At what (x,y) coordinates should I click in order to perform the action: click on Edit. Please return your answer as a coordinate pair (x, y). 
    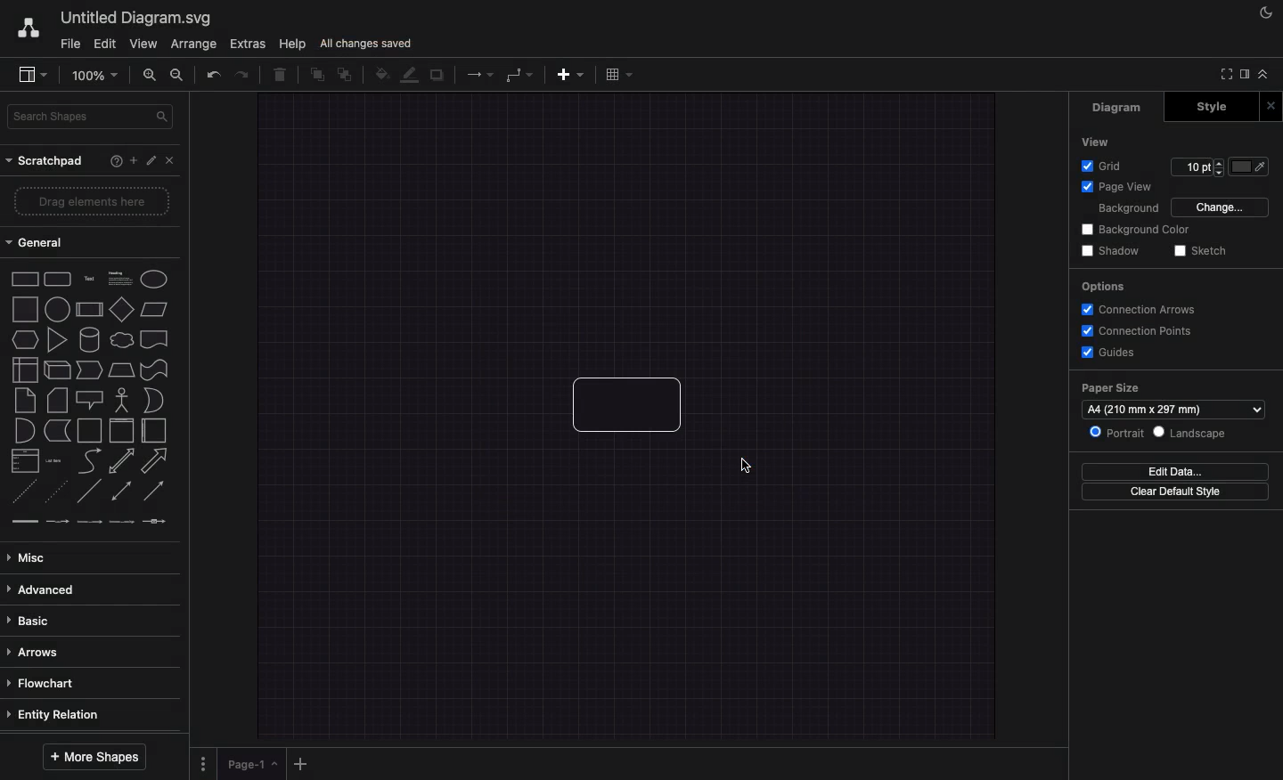
    Looking at the image, I should click on (102, 45).